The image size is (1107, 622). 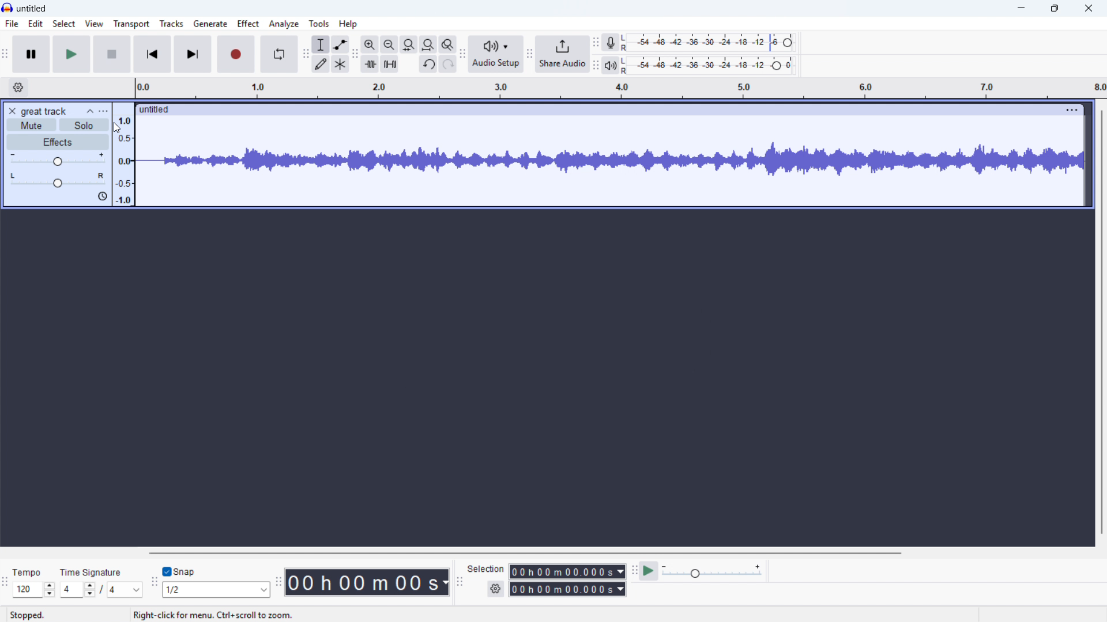 I want to click on play , so click(x=72, y=55).